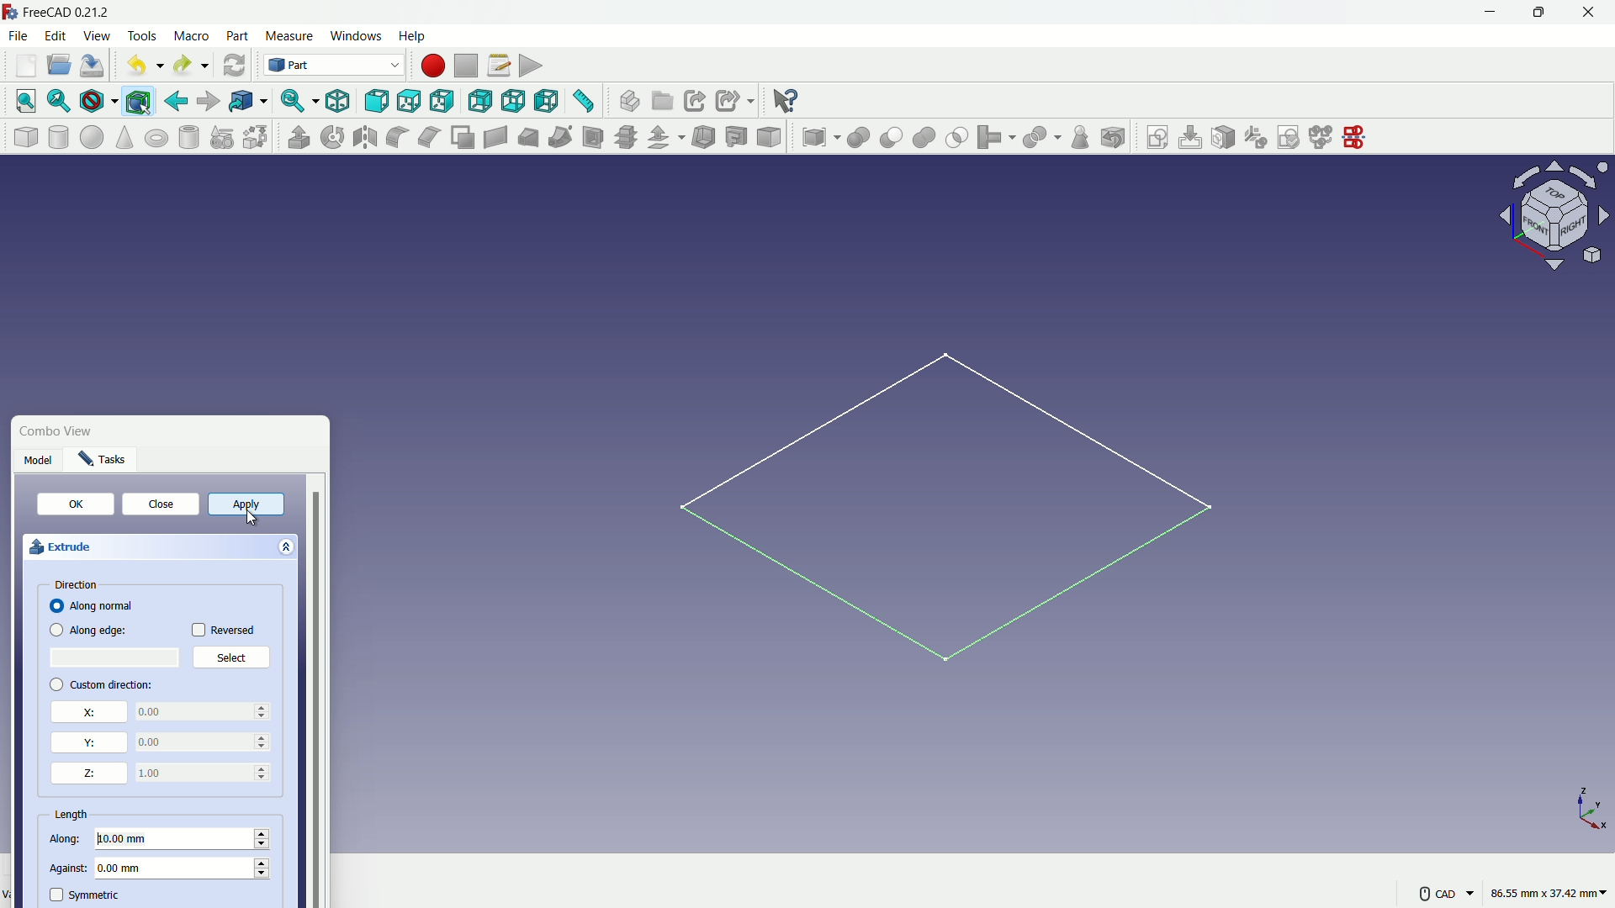 The width and height of the screenshot is (1615, 908). I want to click on part, so click(237, 35).